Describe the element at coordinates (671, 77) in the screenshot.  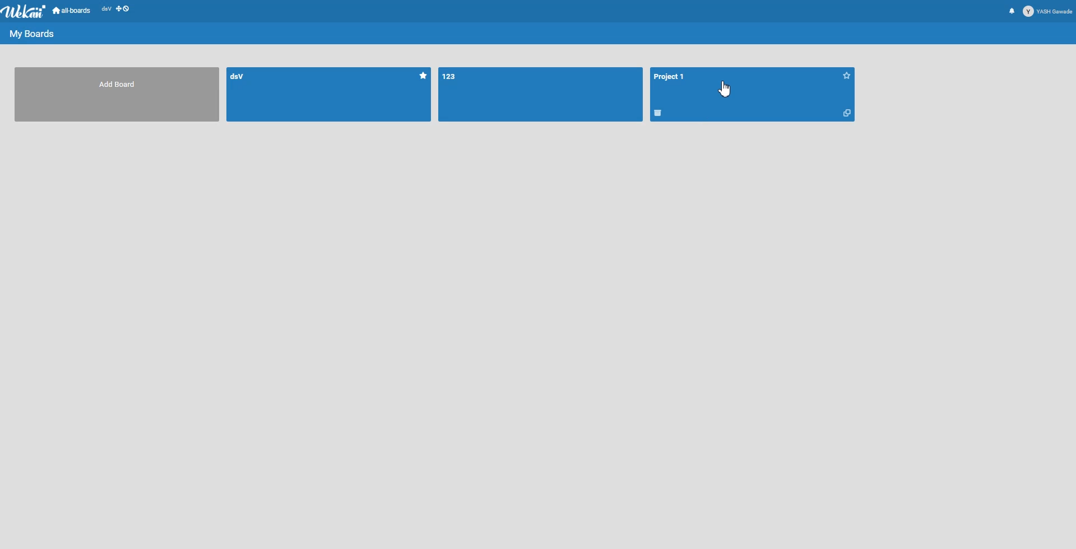
I see `Project 1` at that location.